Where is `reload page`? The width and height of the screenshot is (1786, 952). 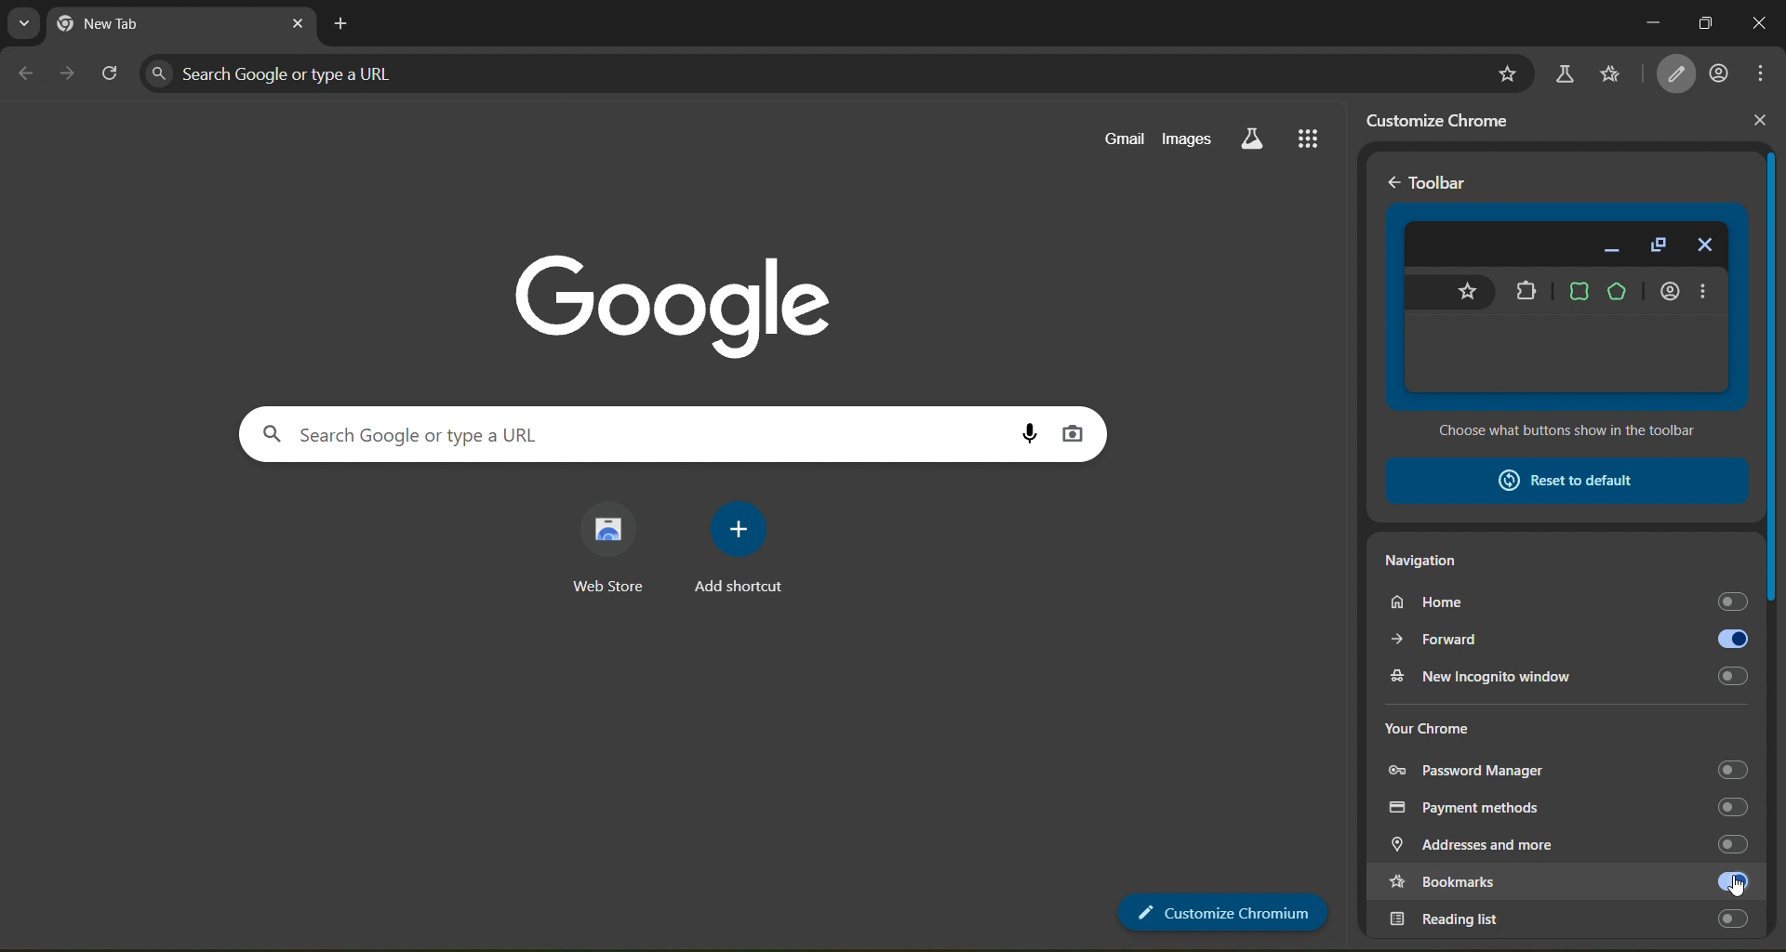 reload page is located at coordinates (110, 70).